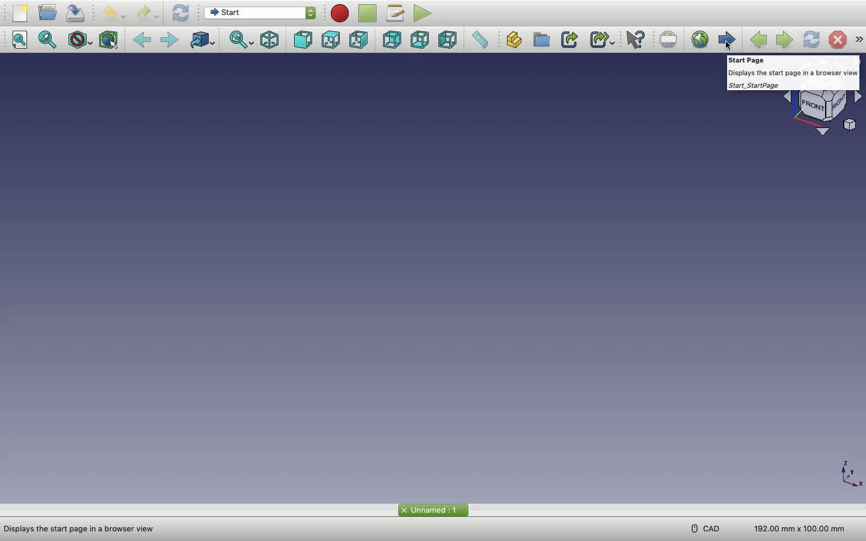  Describe the element at coordinates (369, 13) in the screenshot. I see `Stop macro recording` at that location.